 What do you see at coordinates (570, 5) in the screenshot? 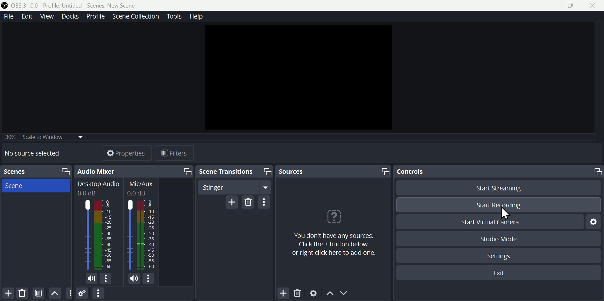
I see `maximise` at bounding box center [570, 5].